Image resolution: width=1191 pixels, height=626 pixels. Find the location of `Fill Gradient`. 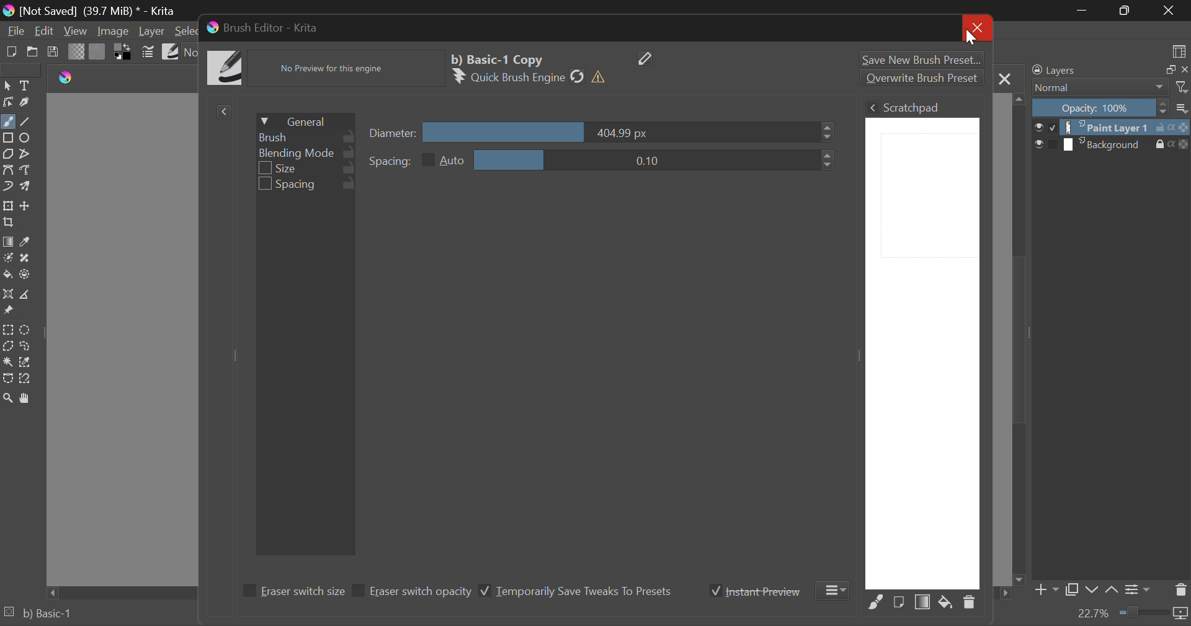

Fill Gradient is located at coordinates (9, 242).